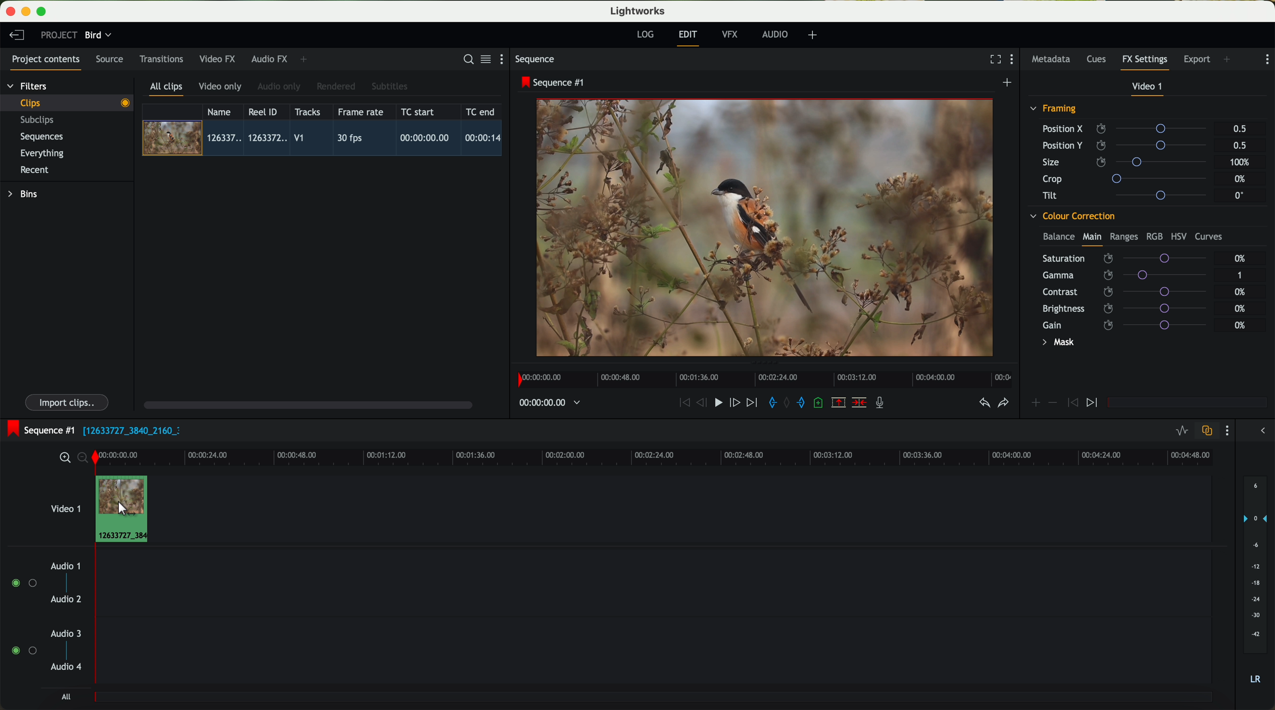 Image resolution: width=1275 pixels, height=710 pixels. Describe the element at coordinates (1059, 237) in the screenshot. I see `balance` at that location.